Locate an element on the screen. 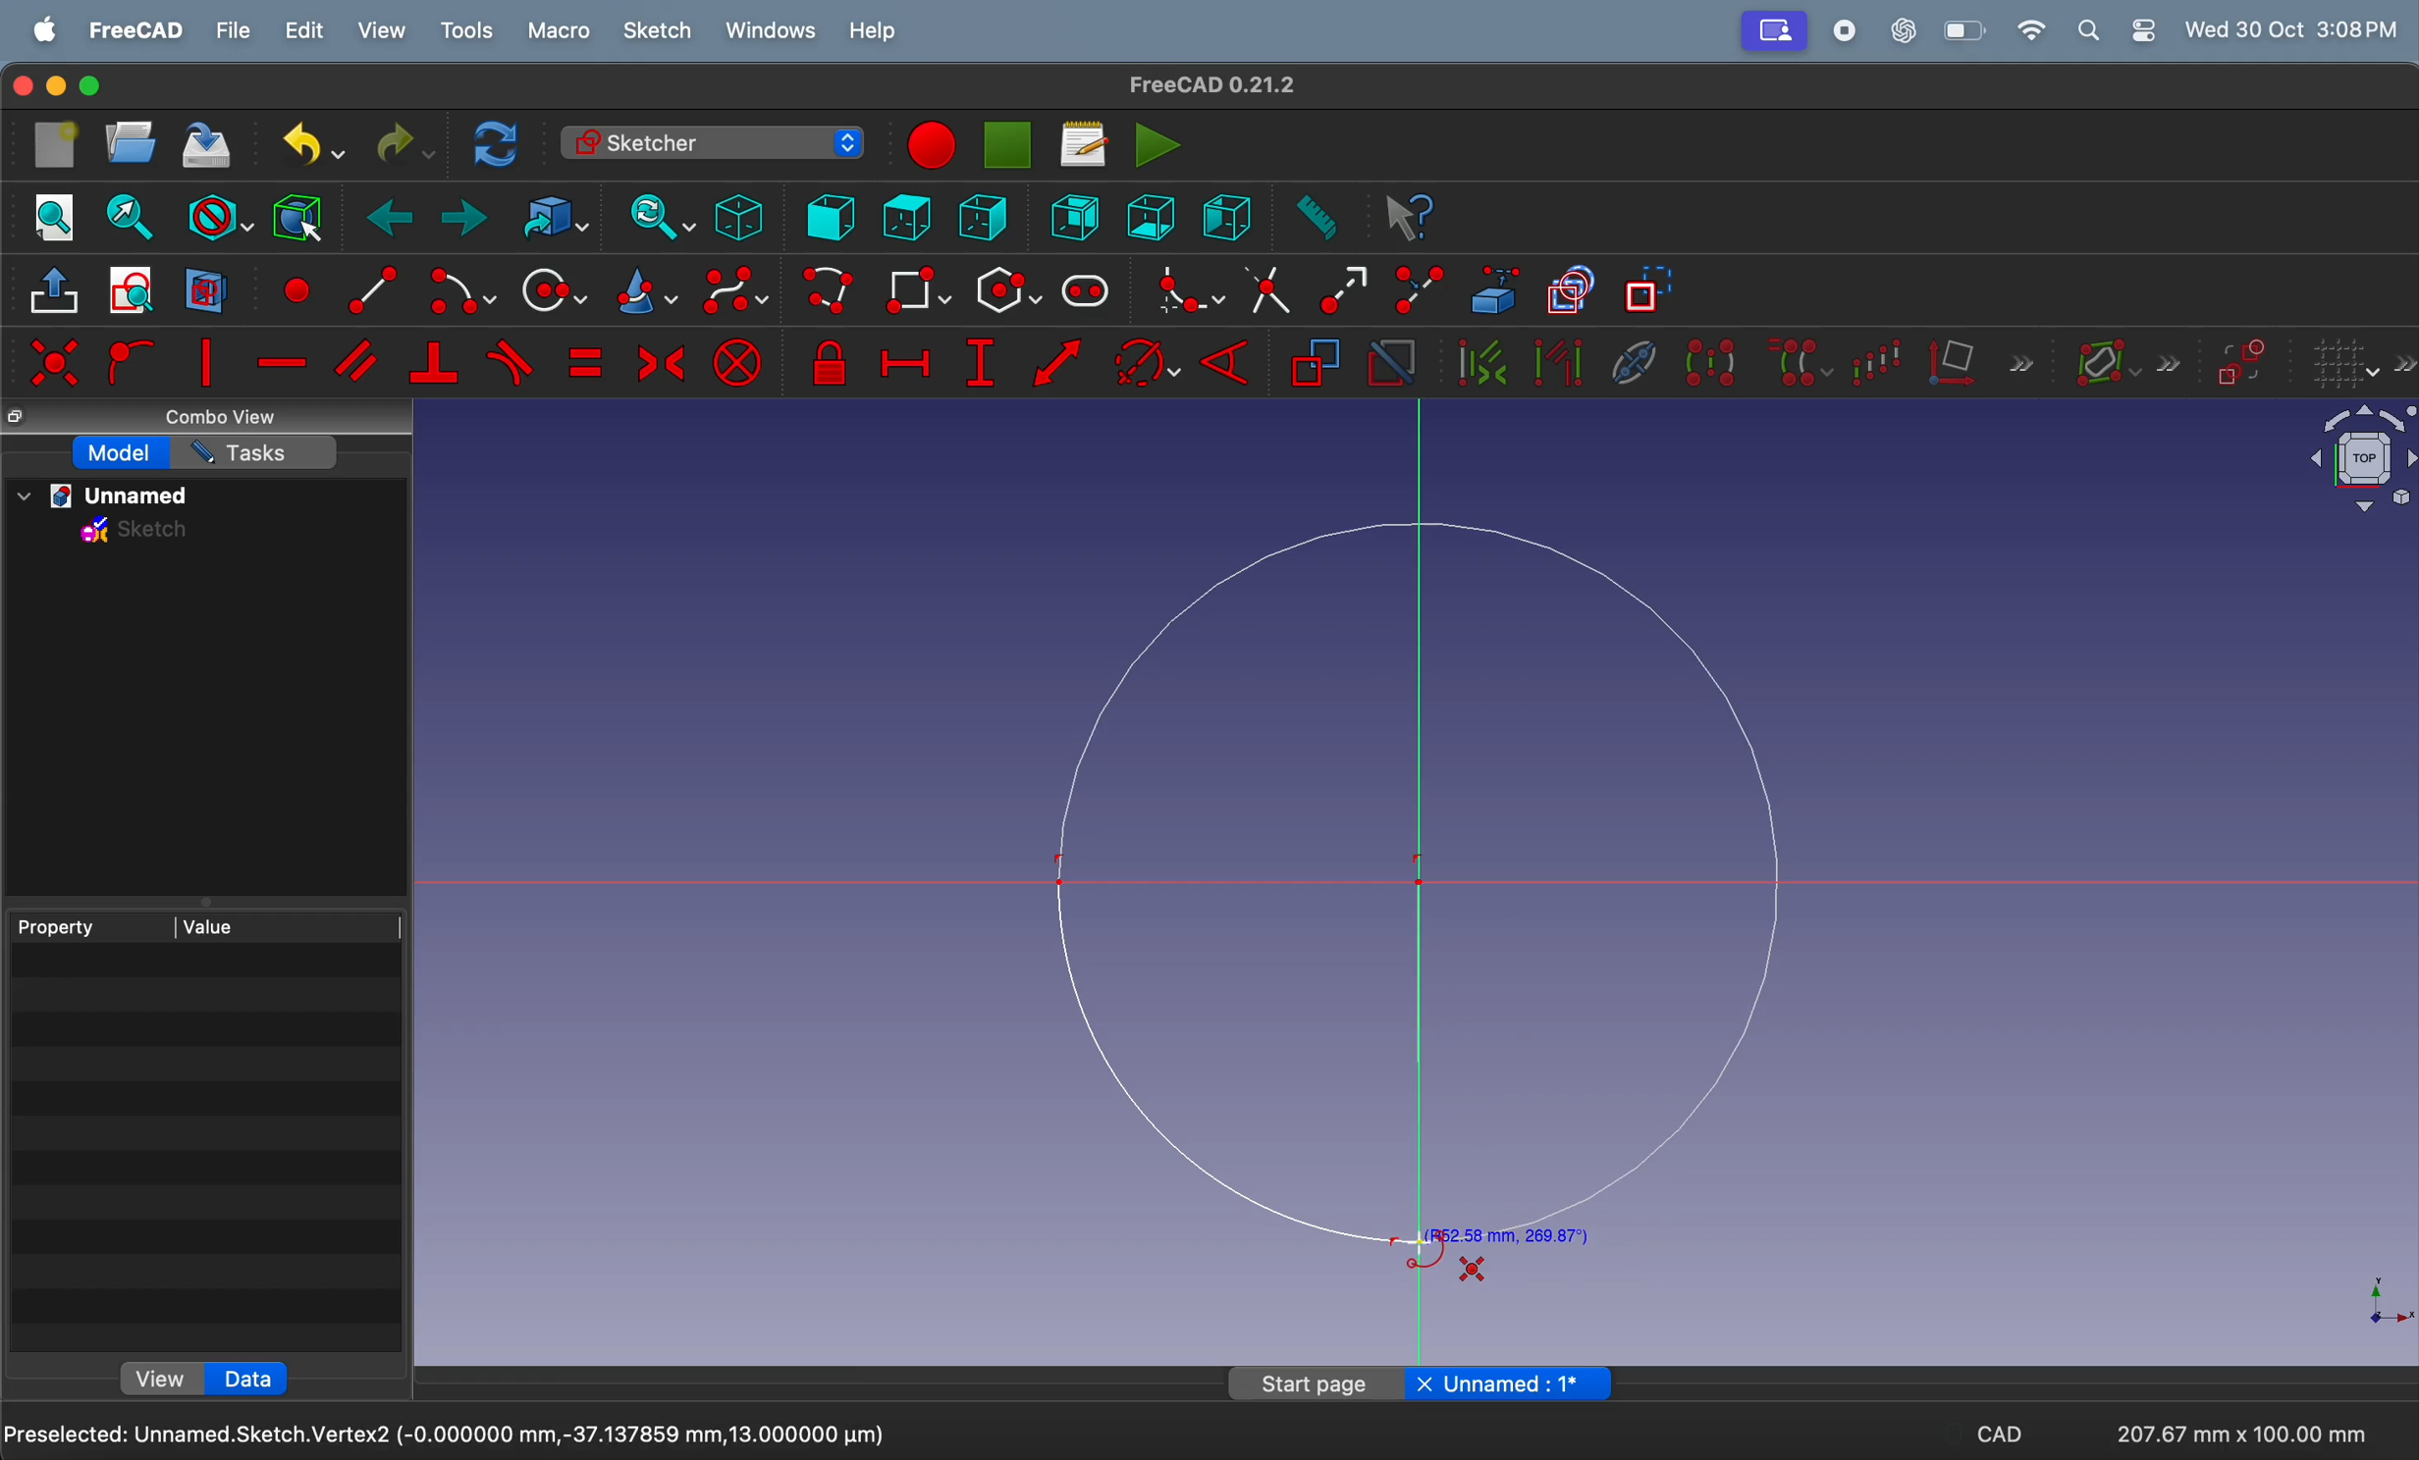 Image resolution: width=2419 pixels, height=1460 pixels. create ploy line is located at coordinates (831, 292).